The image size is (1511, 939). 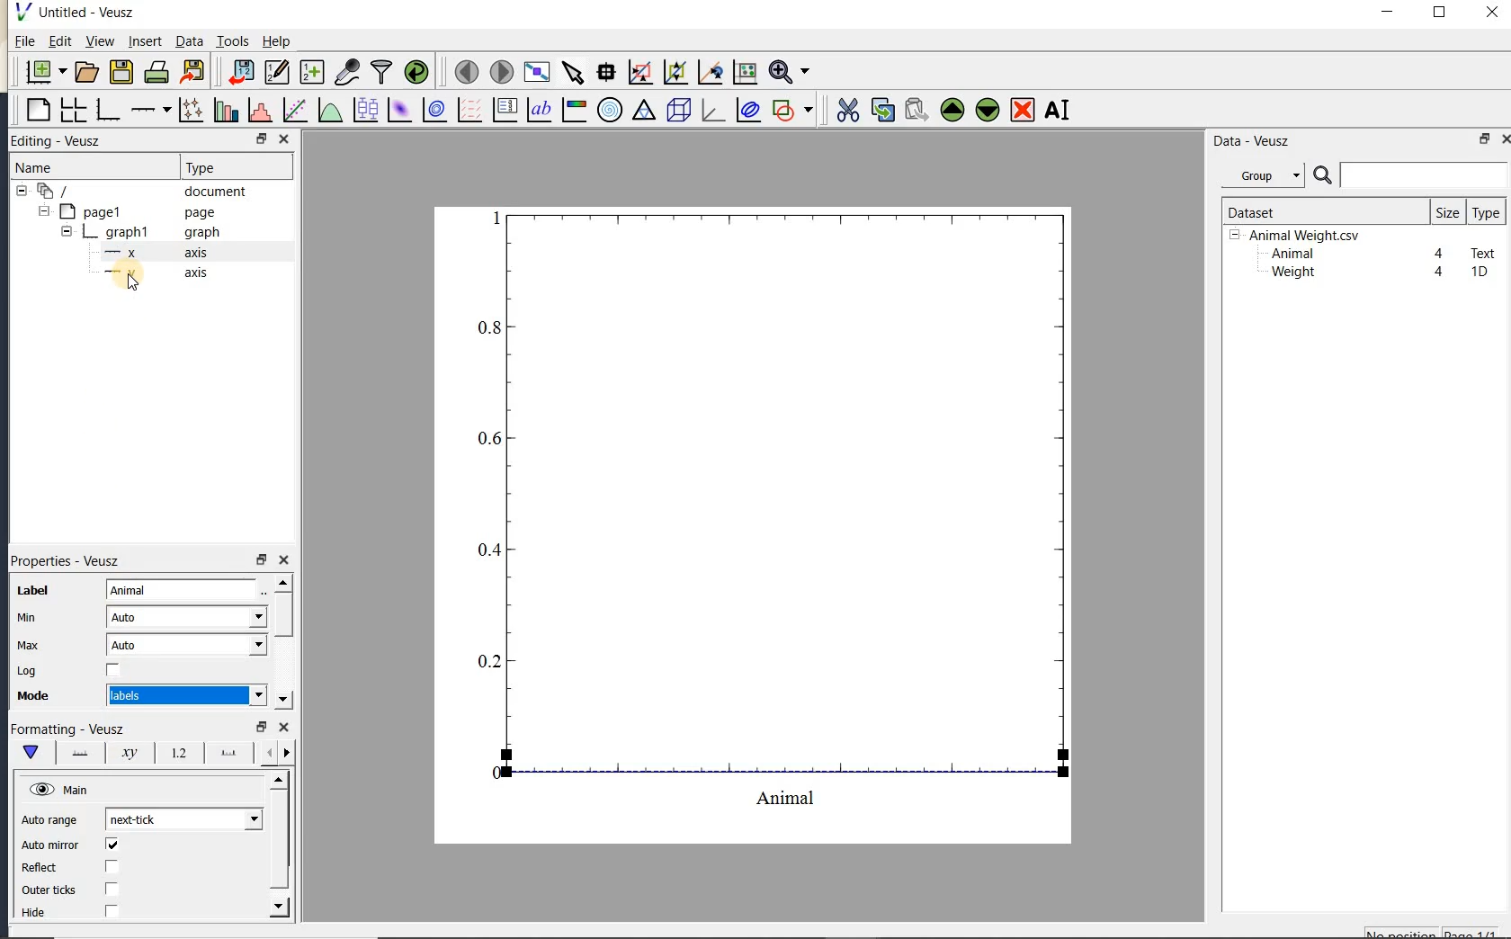 I want to click on Data, so click(x=189, y=40).